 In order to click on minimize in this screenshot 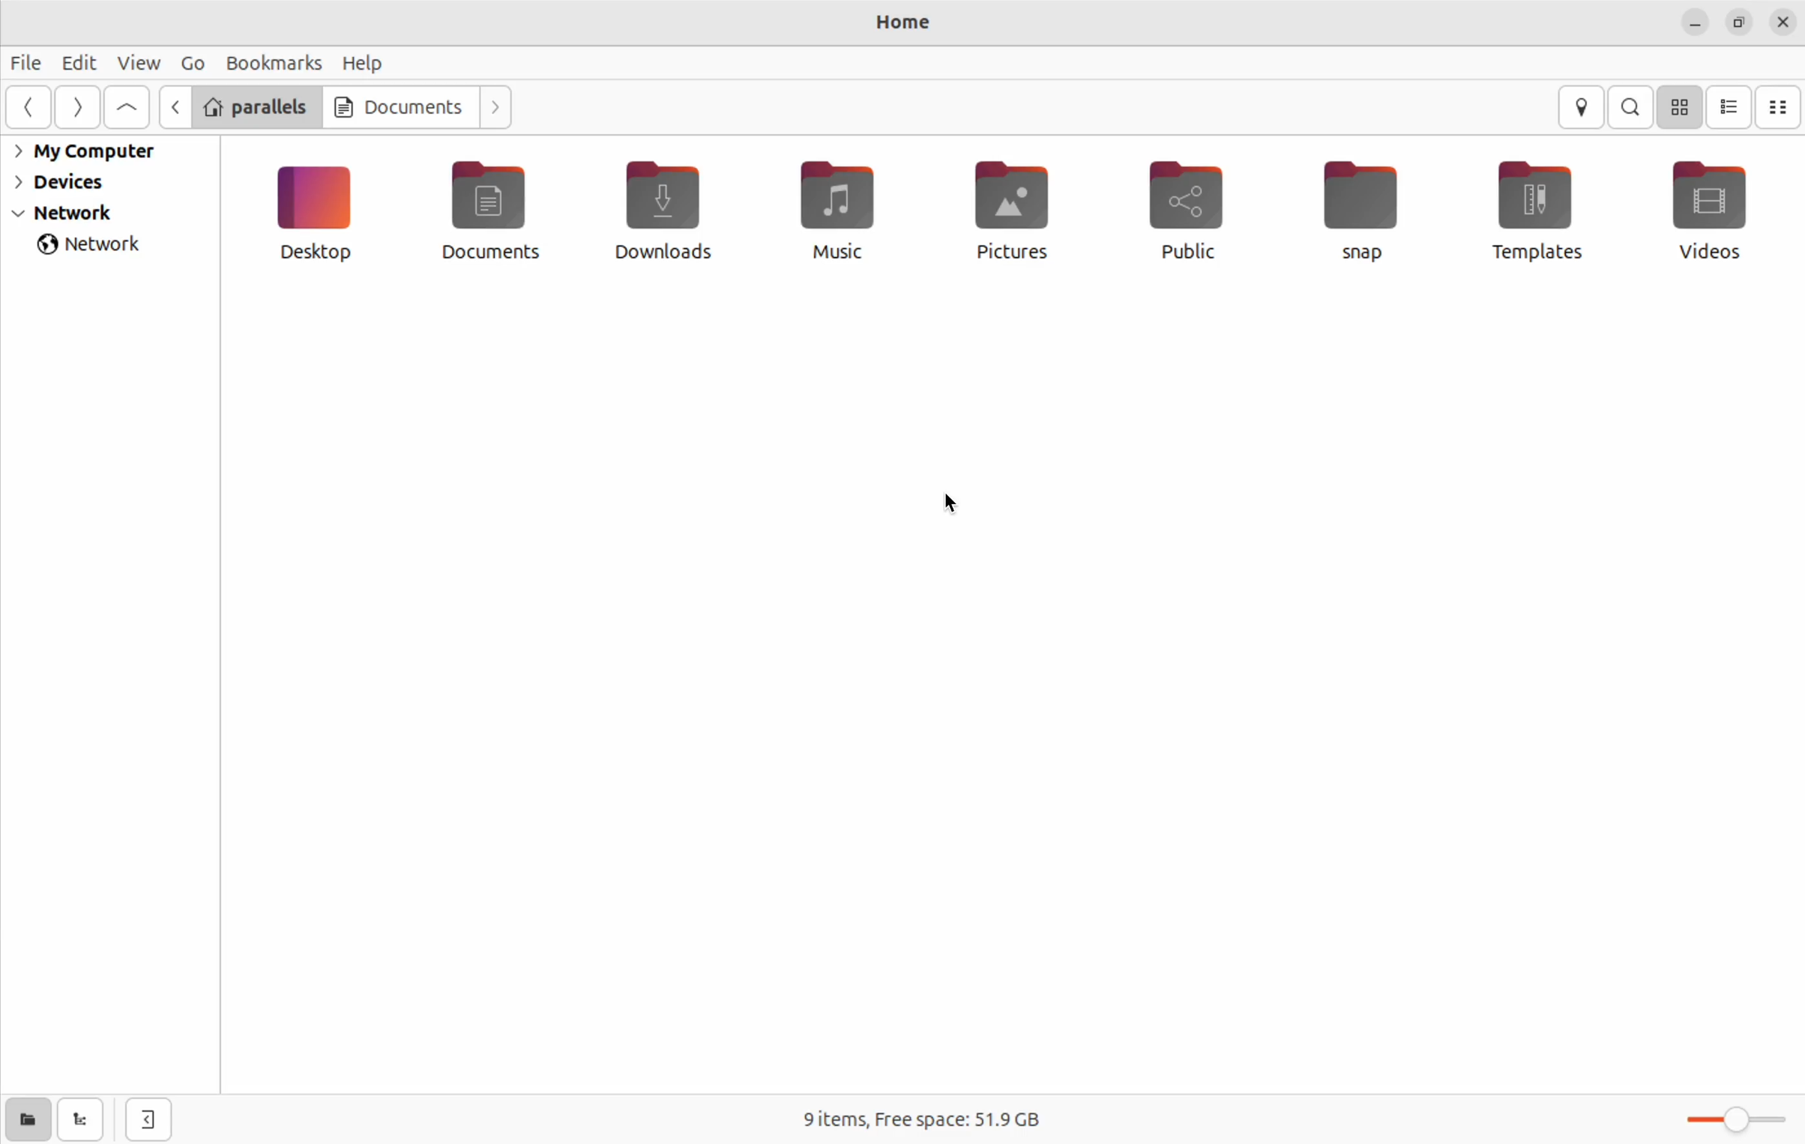, I will do `click(1697, 23)`.